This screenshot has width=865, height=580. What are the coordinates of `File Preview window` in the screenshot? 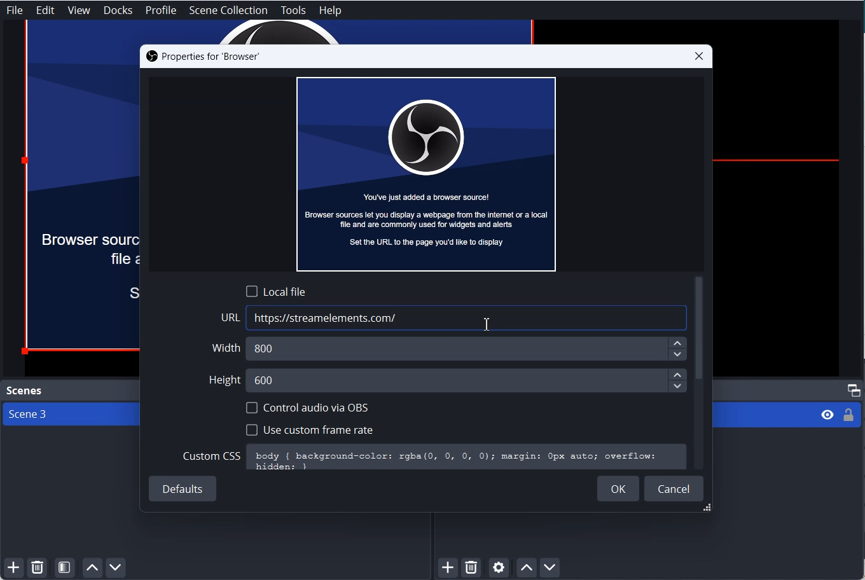 It's located at (426, 173).